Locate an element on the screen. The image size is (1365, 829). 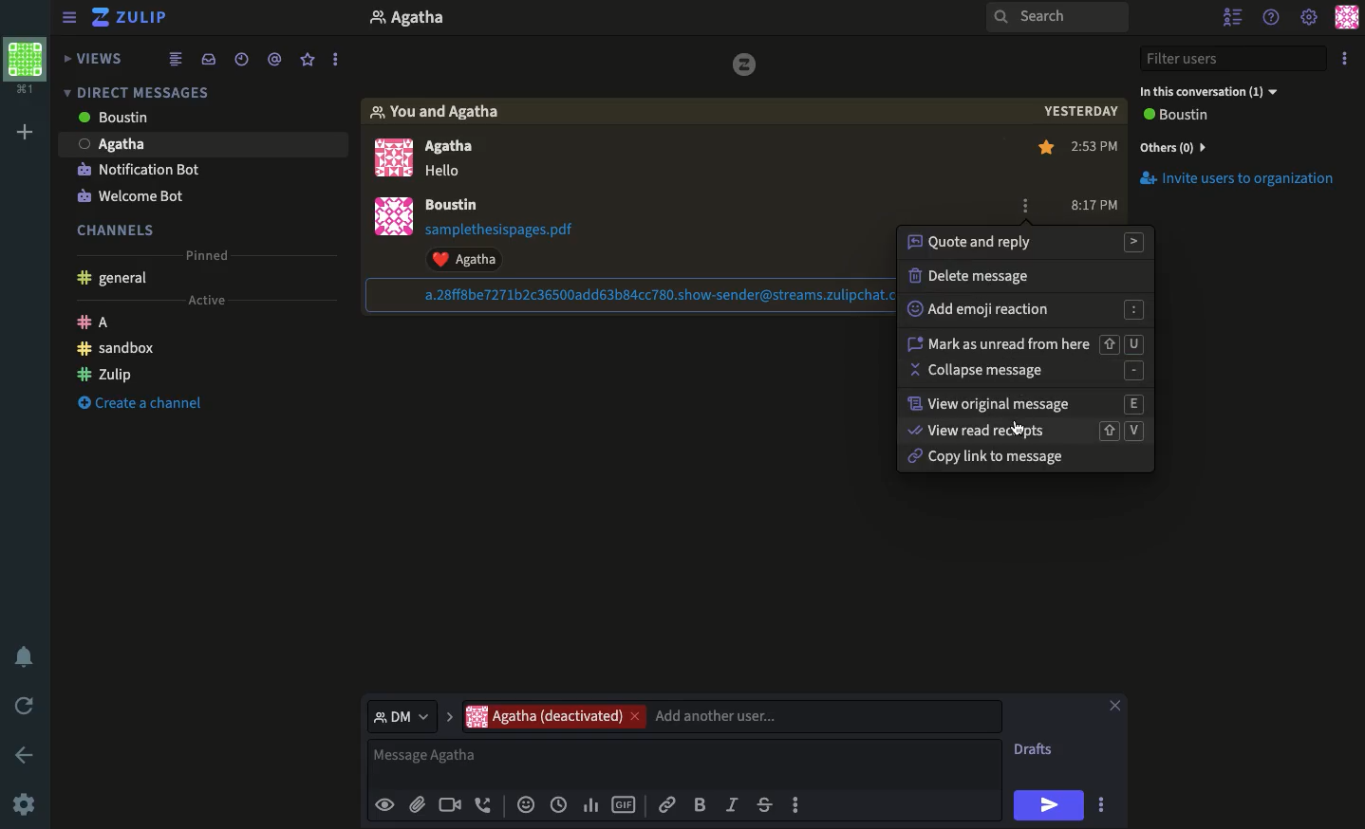
Profile is located at coordinates (399, 193).